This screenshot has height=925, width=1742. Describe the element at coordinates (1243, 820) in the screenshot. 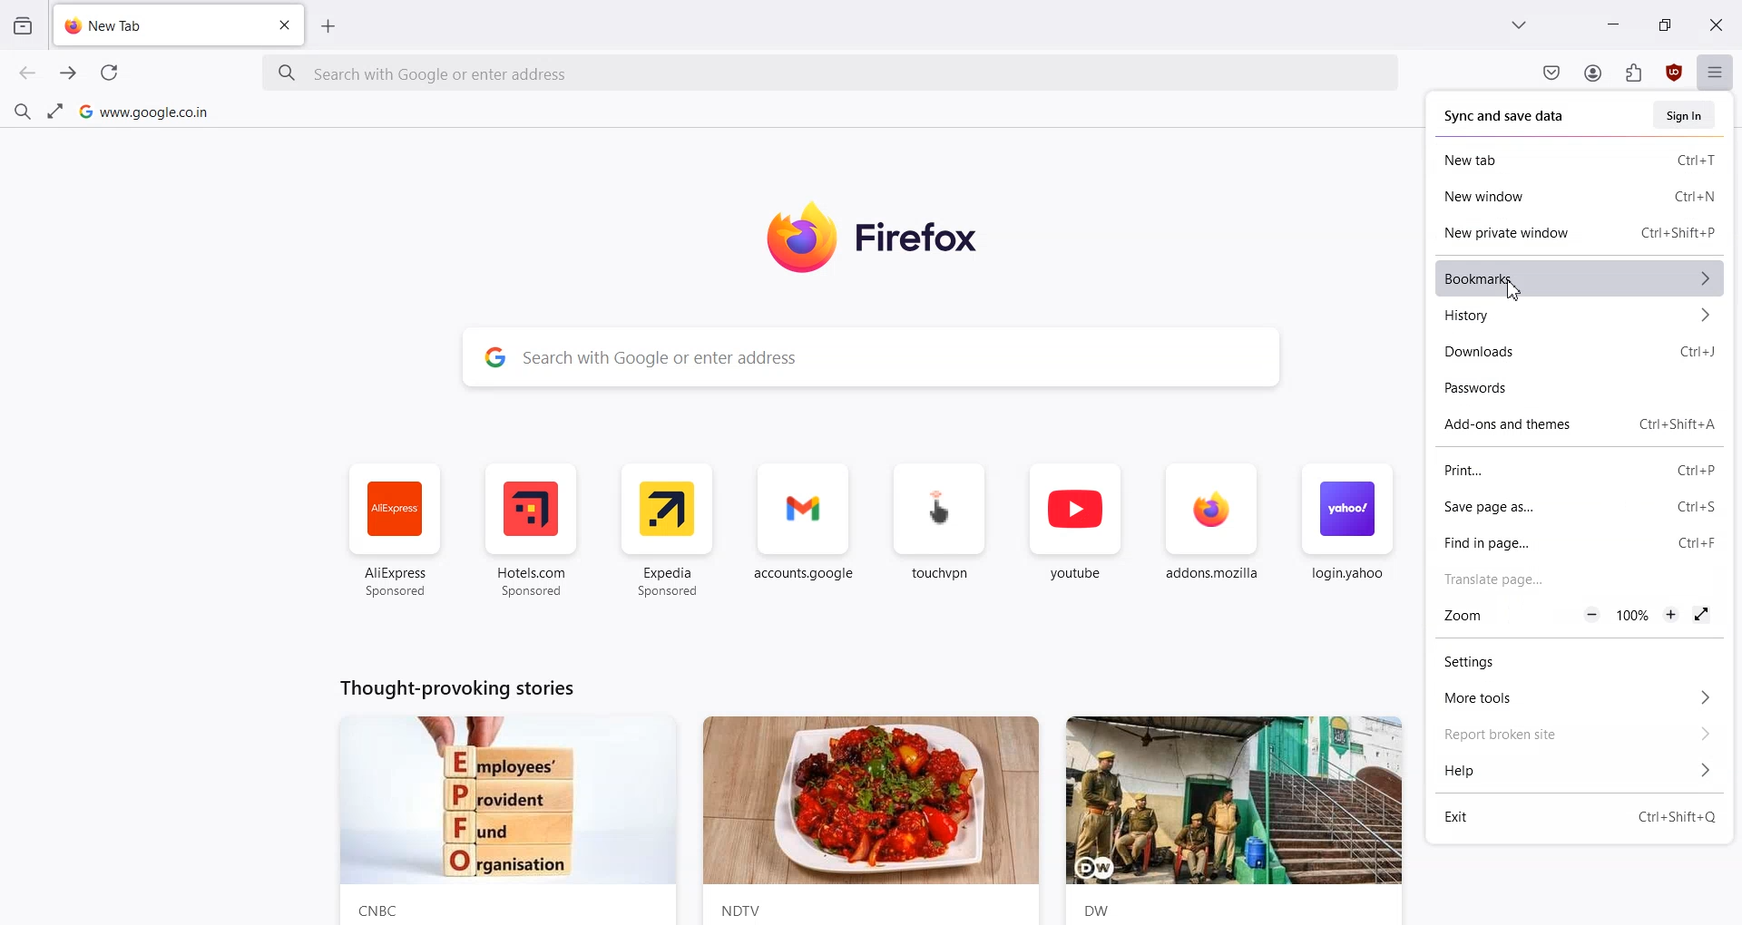

I see `News` at that location.